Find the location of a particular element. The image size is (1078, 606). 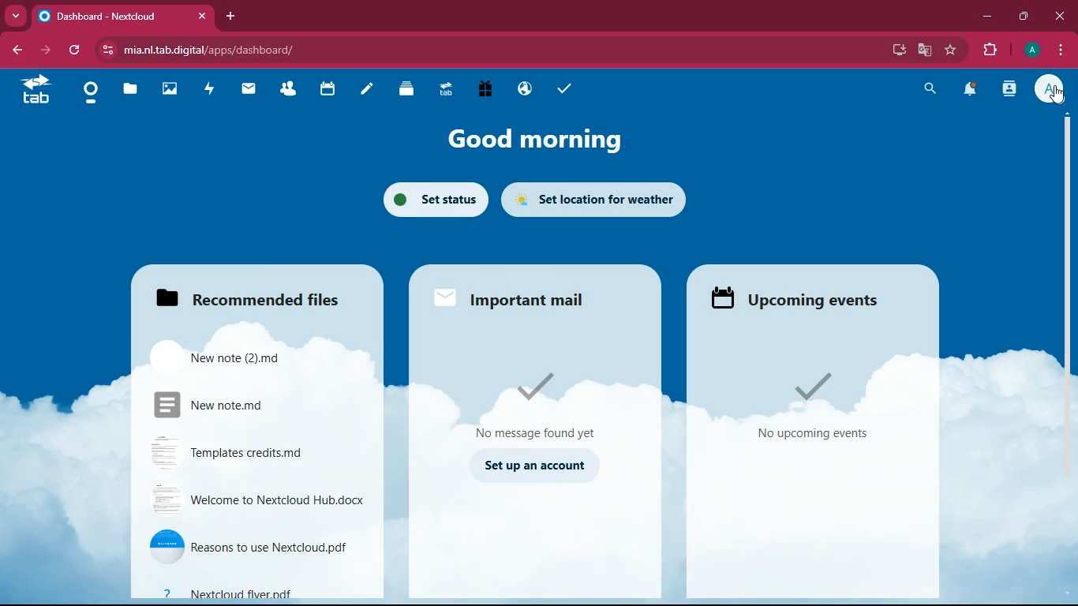

maximize is located at coordinates (1025, 13).